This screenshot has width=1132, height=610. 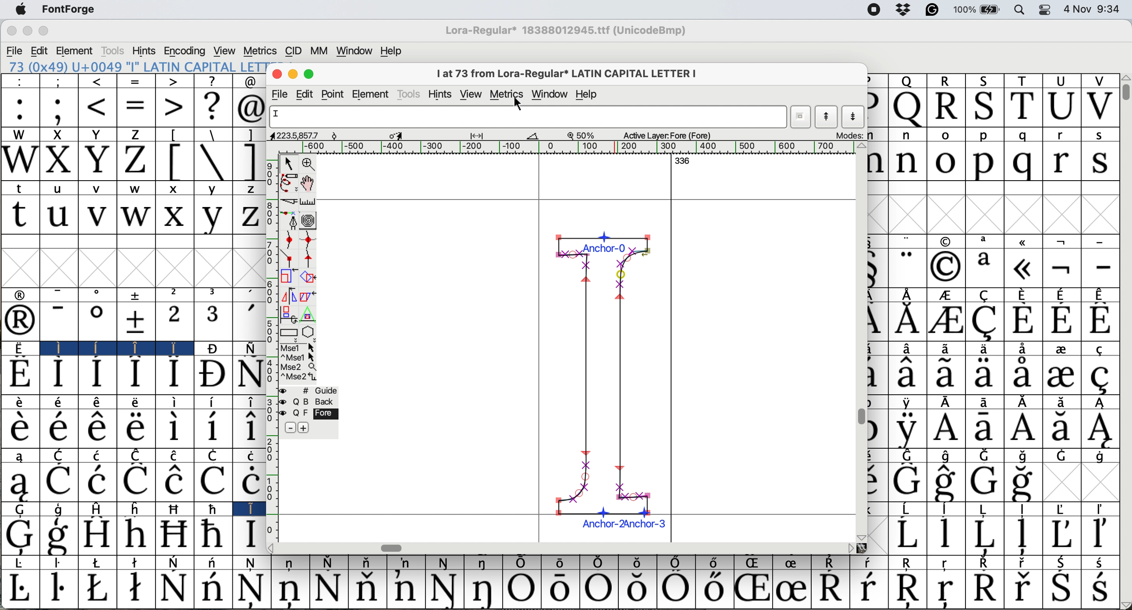 I want to click on u, so click(x=58, y=190).